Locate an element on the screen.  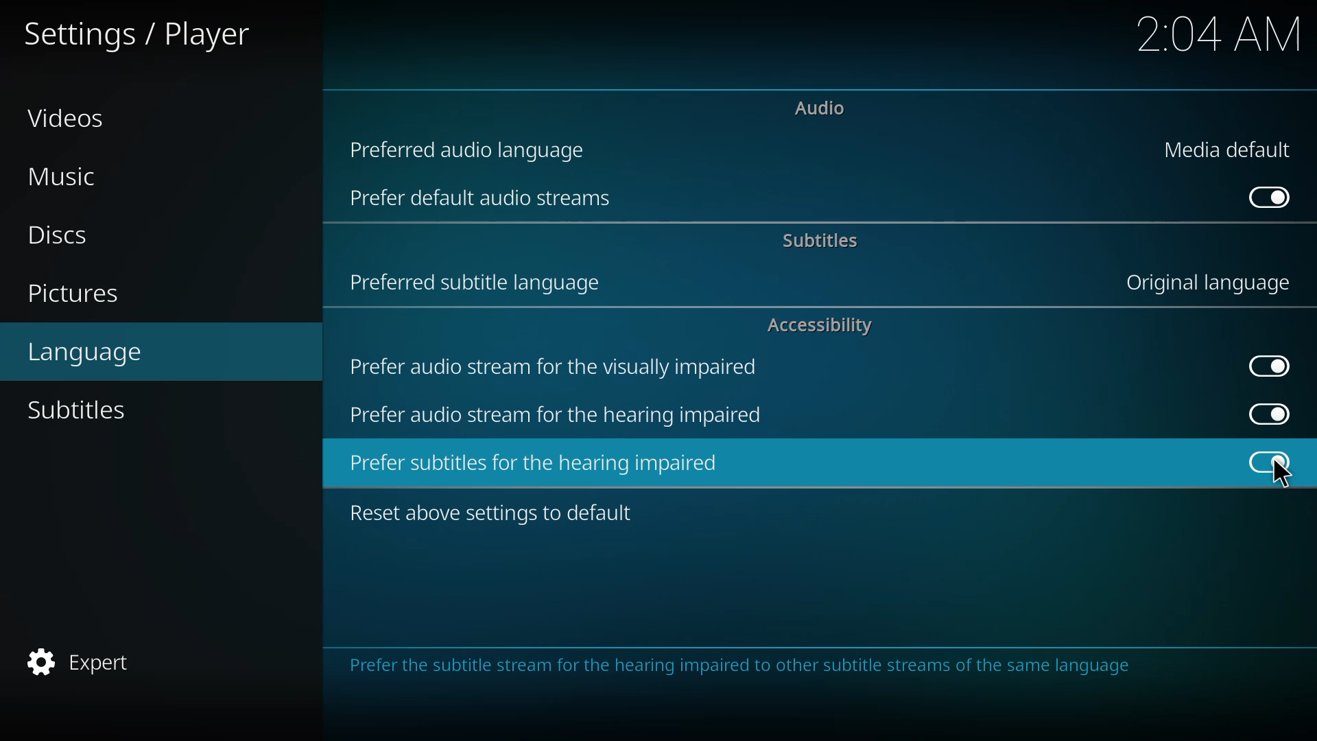
reset to default is located at coordinates (497, 513).